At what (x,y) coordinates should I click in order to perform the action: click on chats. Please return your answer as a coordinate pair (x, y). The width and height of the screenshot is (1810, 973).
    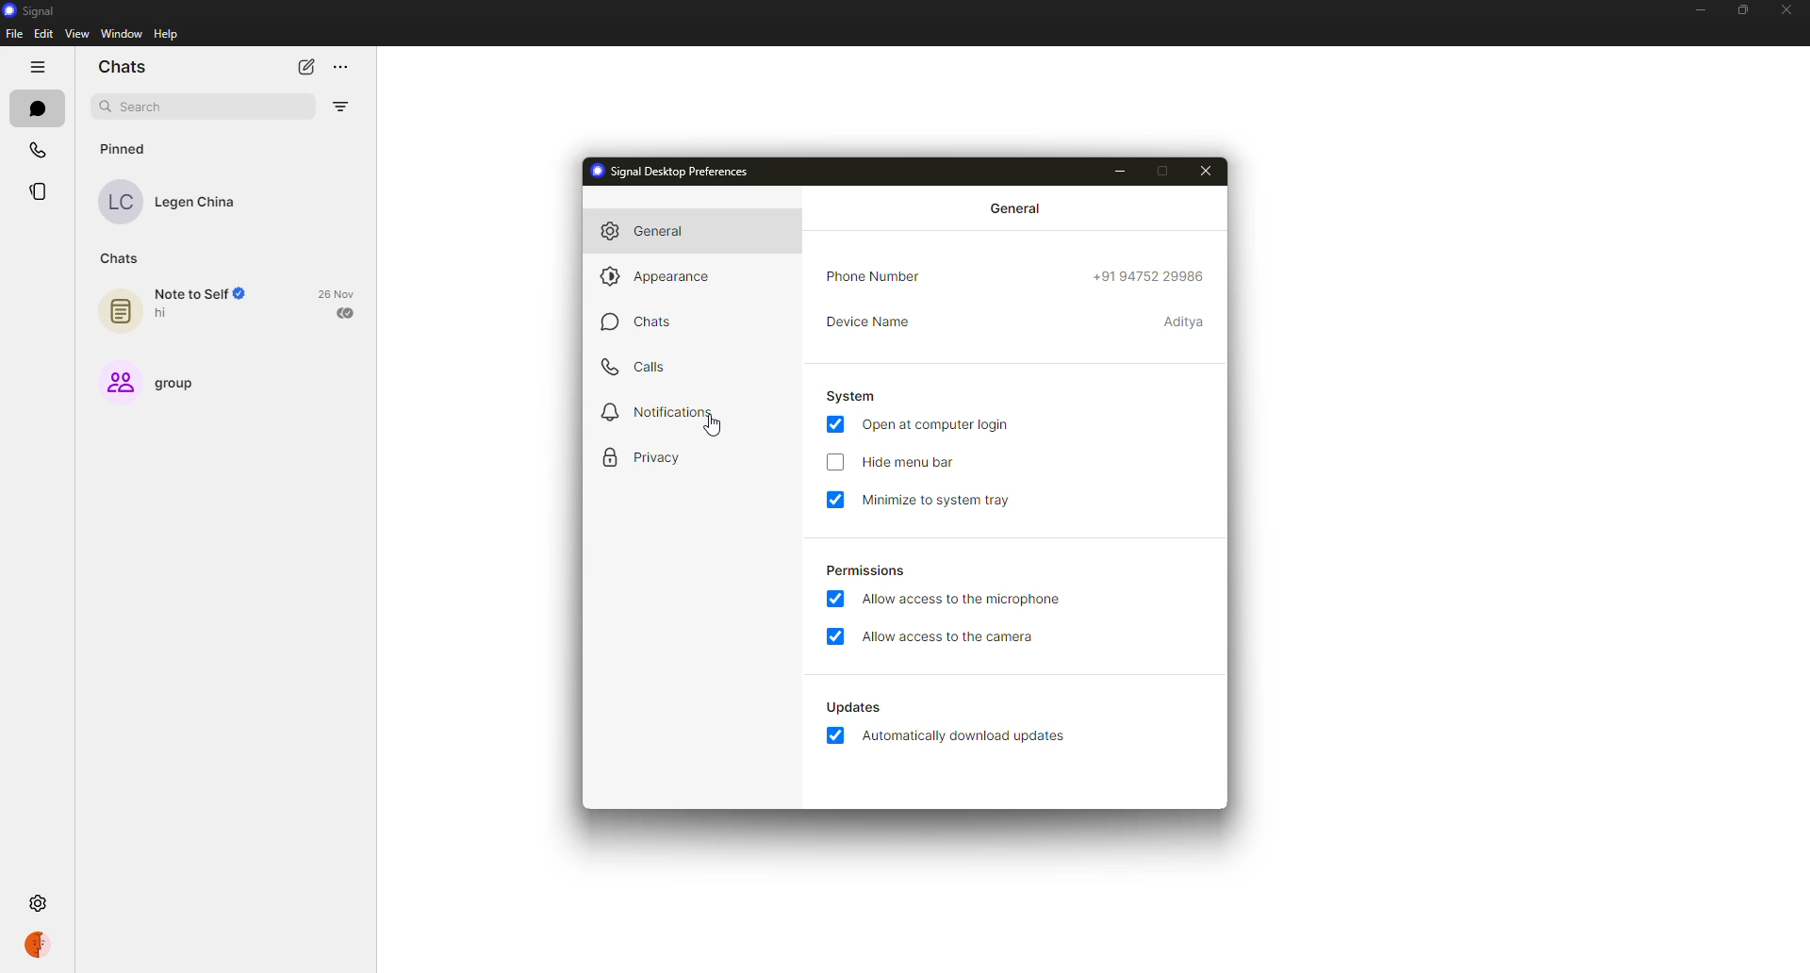
    Looking at the image, I should click on (634, 326).